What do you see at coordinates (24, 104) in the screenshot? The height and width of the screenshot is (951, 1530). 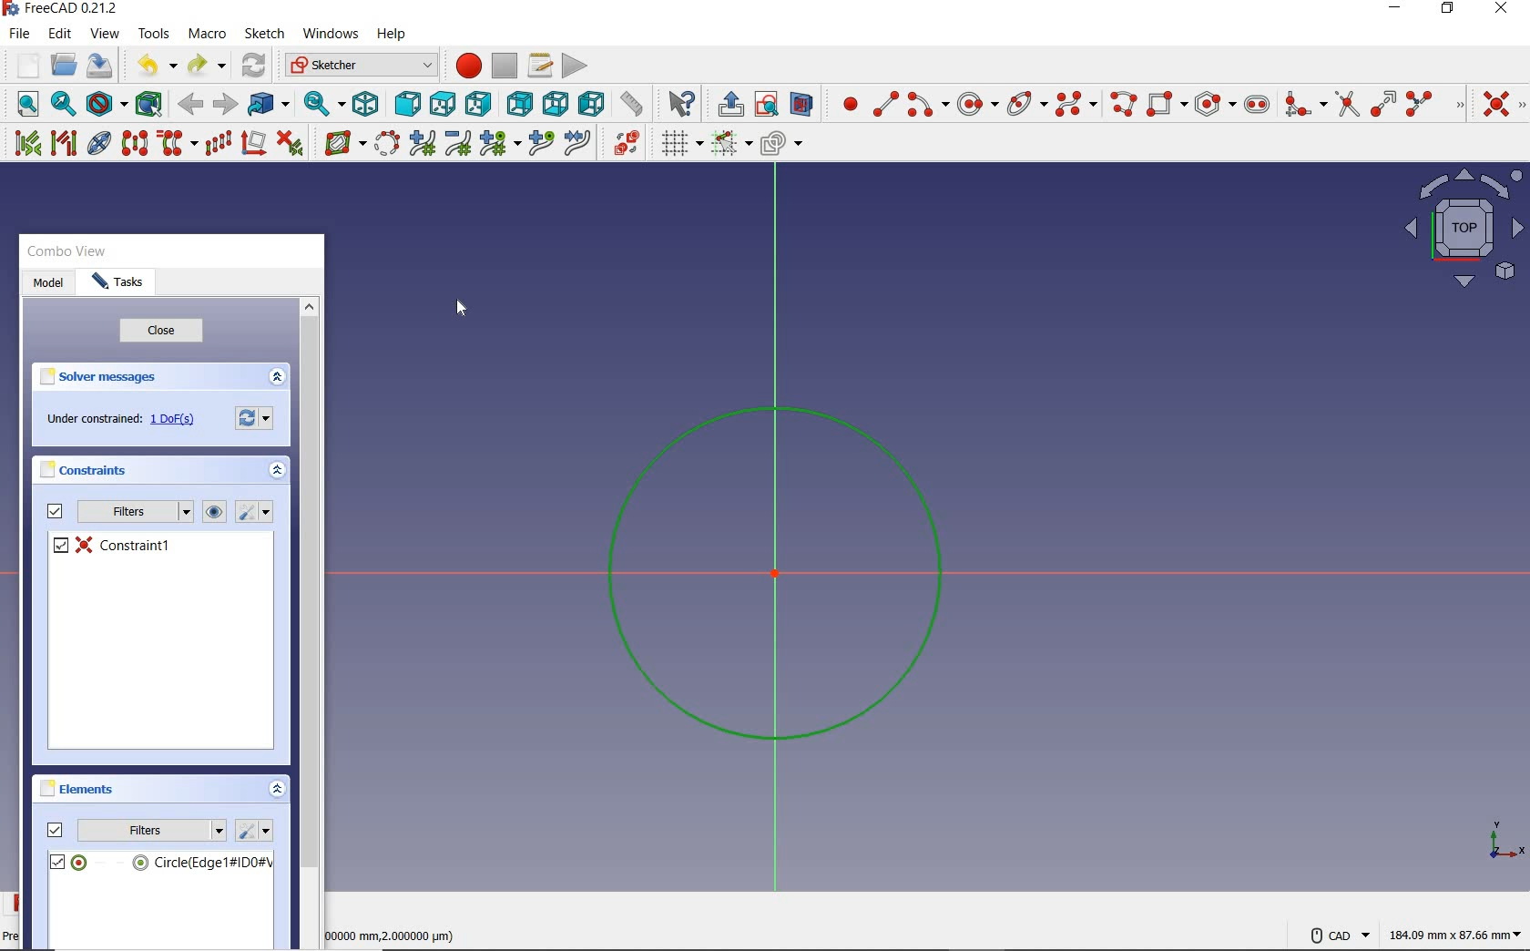 I see `fit all` at bounding box center [24, 104].